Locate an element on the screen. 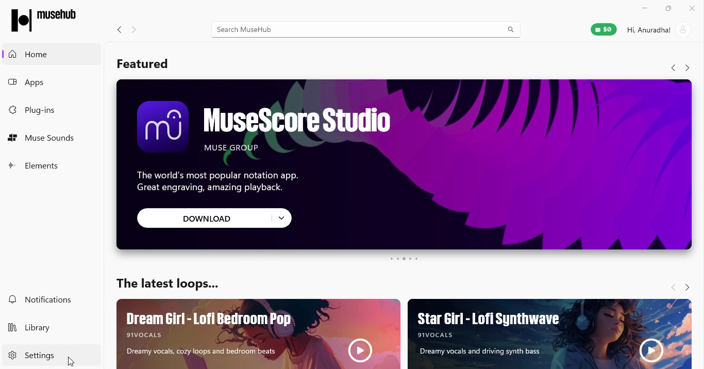 The image size is (704, 369). Account is located at coordinates (657, 30).